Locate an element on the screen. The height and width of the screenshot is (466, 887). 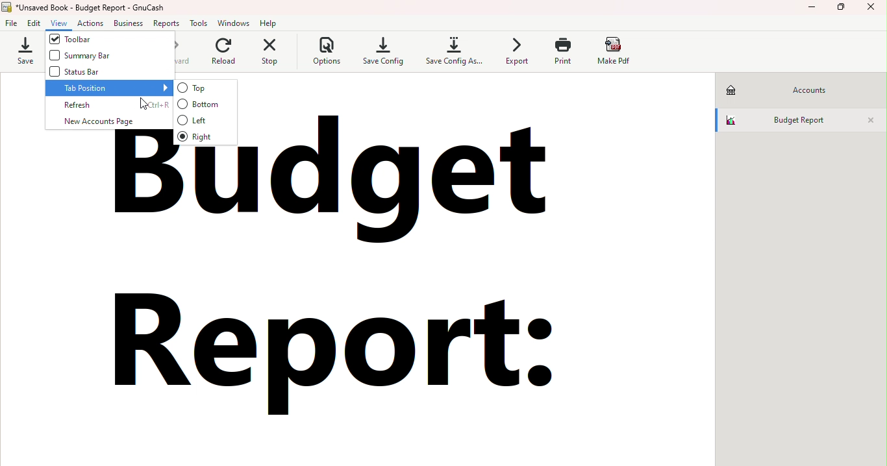
Maximize is located at coordinates (841, 10).